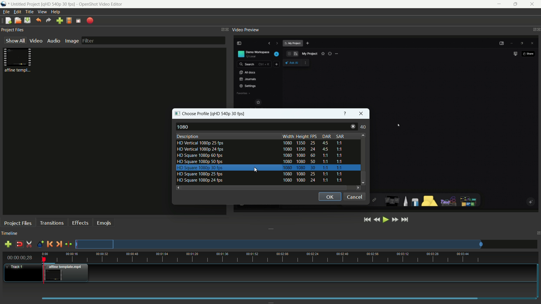 The width and height of the screenshot is (541, 304). Describe the element at coordinates (221, 29) in the screenshot. I see `change layout` at that location.